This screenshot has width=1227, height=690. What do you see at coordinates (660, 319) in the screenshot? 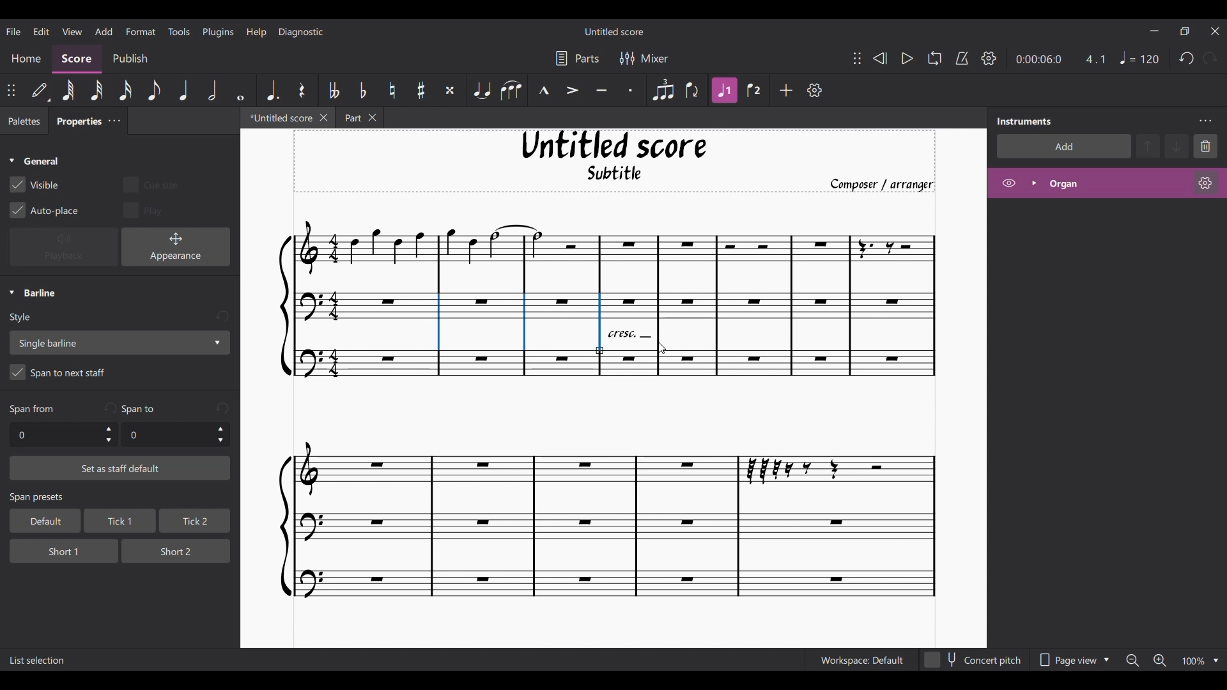
I see `Highlighted due to selection by cursor` at bounding box center [660, 319].